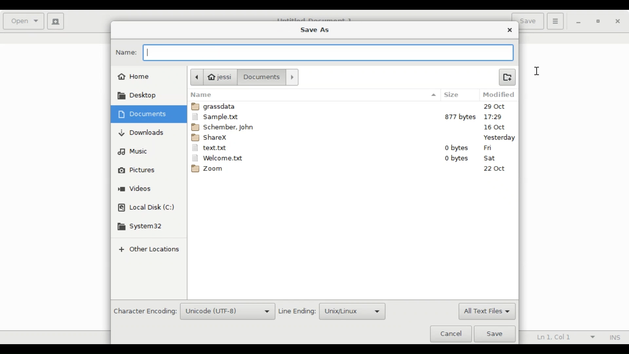 This screenshot has width=629, height=354. Describe the element at coordinates (133, 151) in the screenshot. I see `Music` at that location.